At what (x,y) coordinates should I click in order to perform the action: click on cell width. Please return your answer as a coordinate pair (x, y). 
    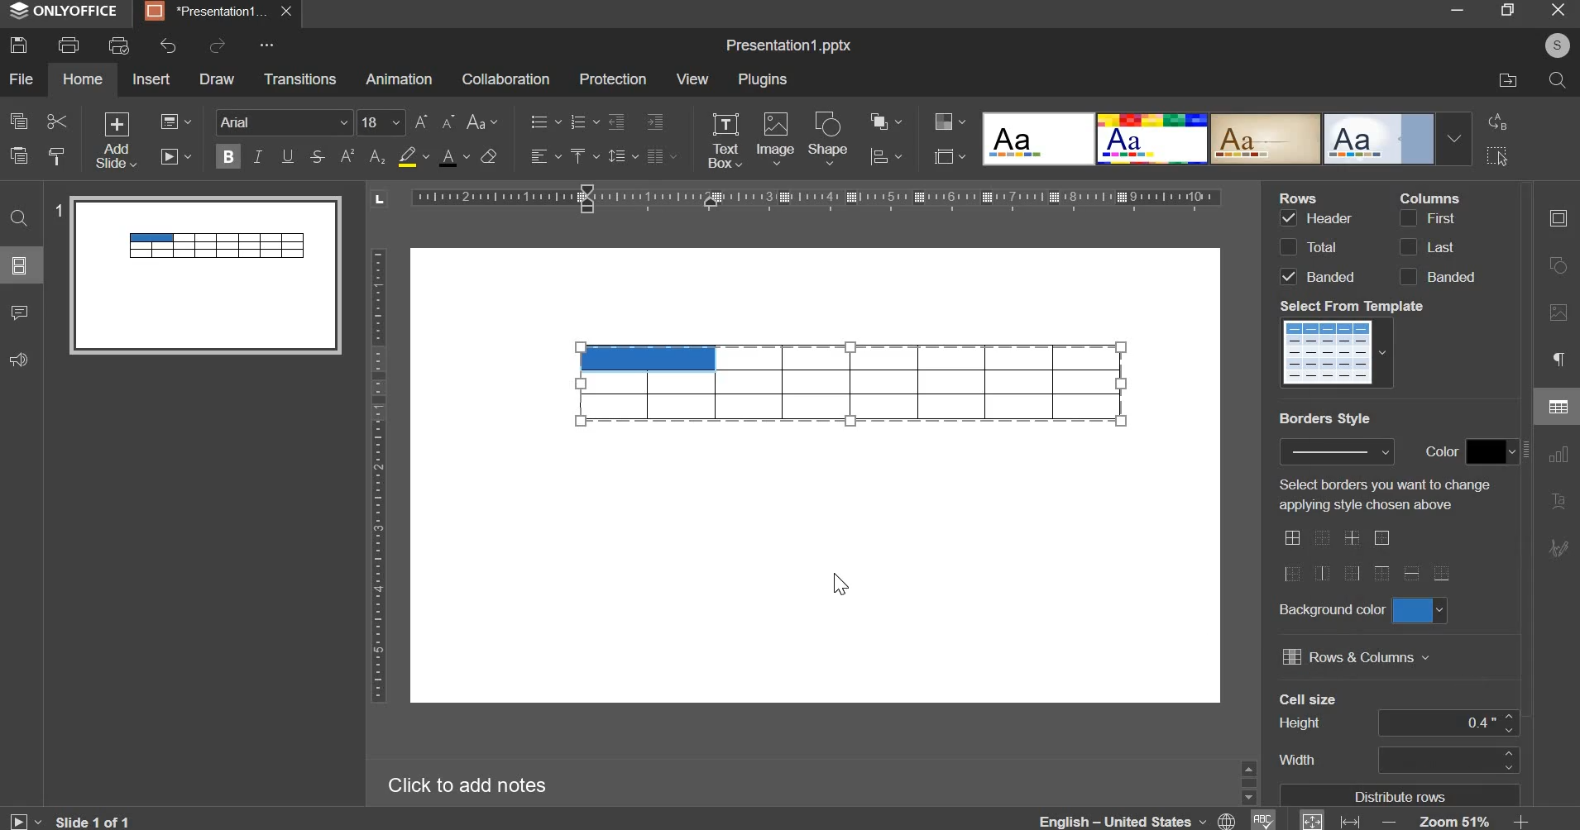
    Looking at the image, I should click on (1447, 759).